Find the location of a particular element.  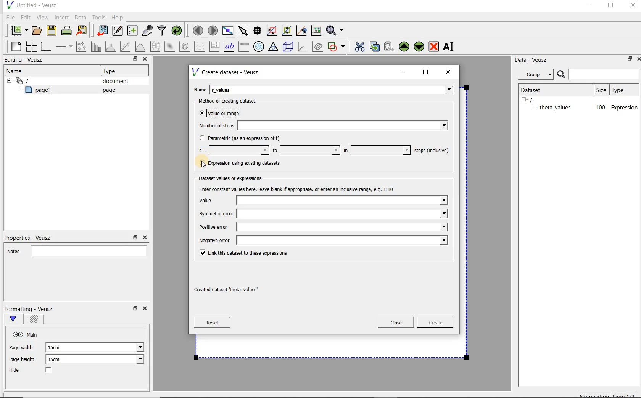

Group is located at coordinates (538, 75).